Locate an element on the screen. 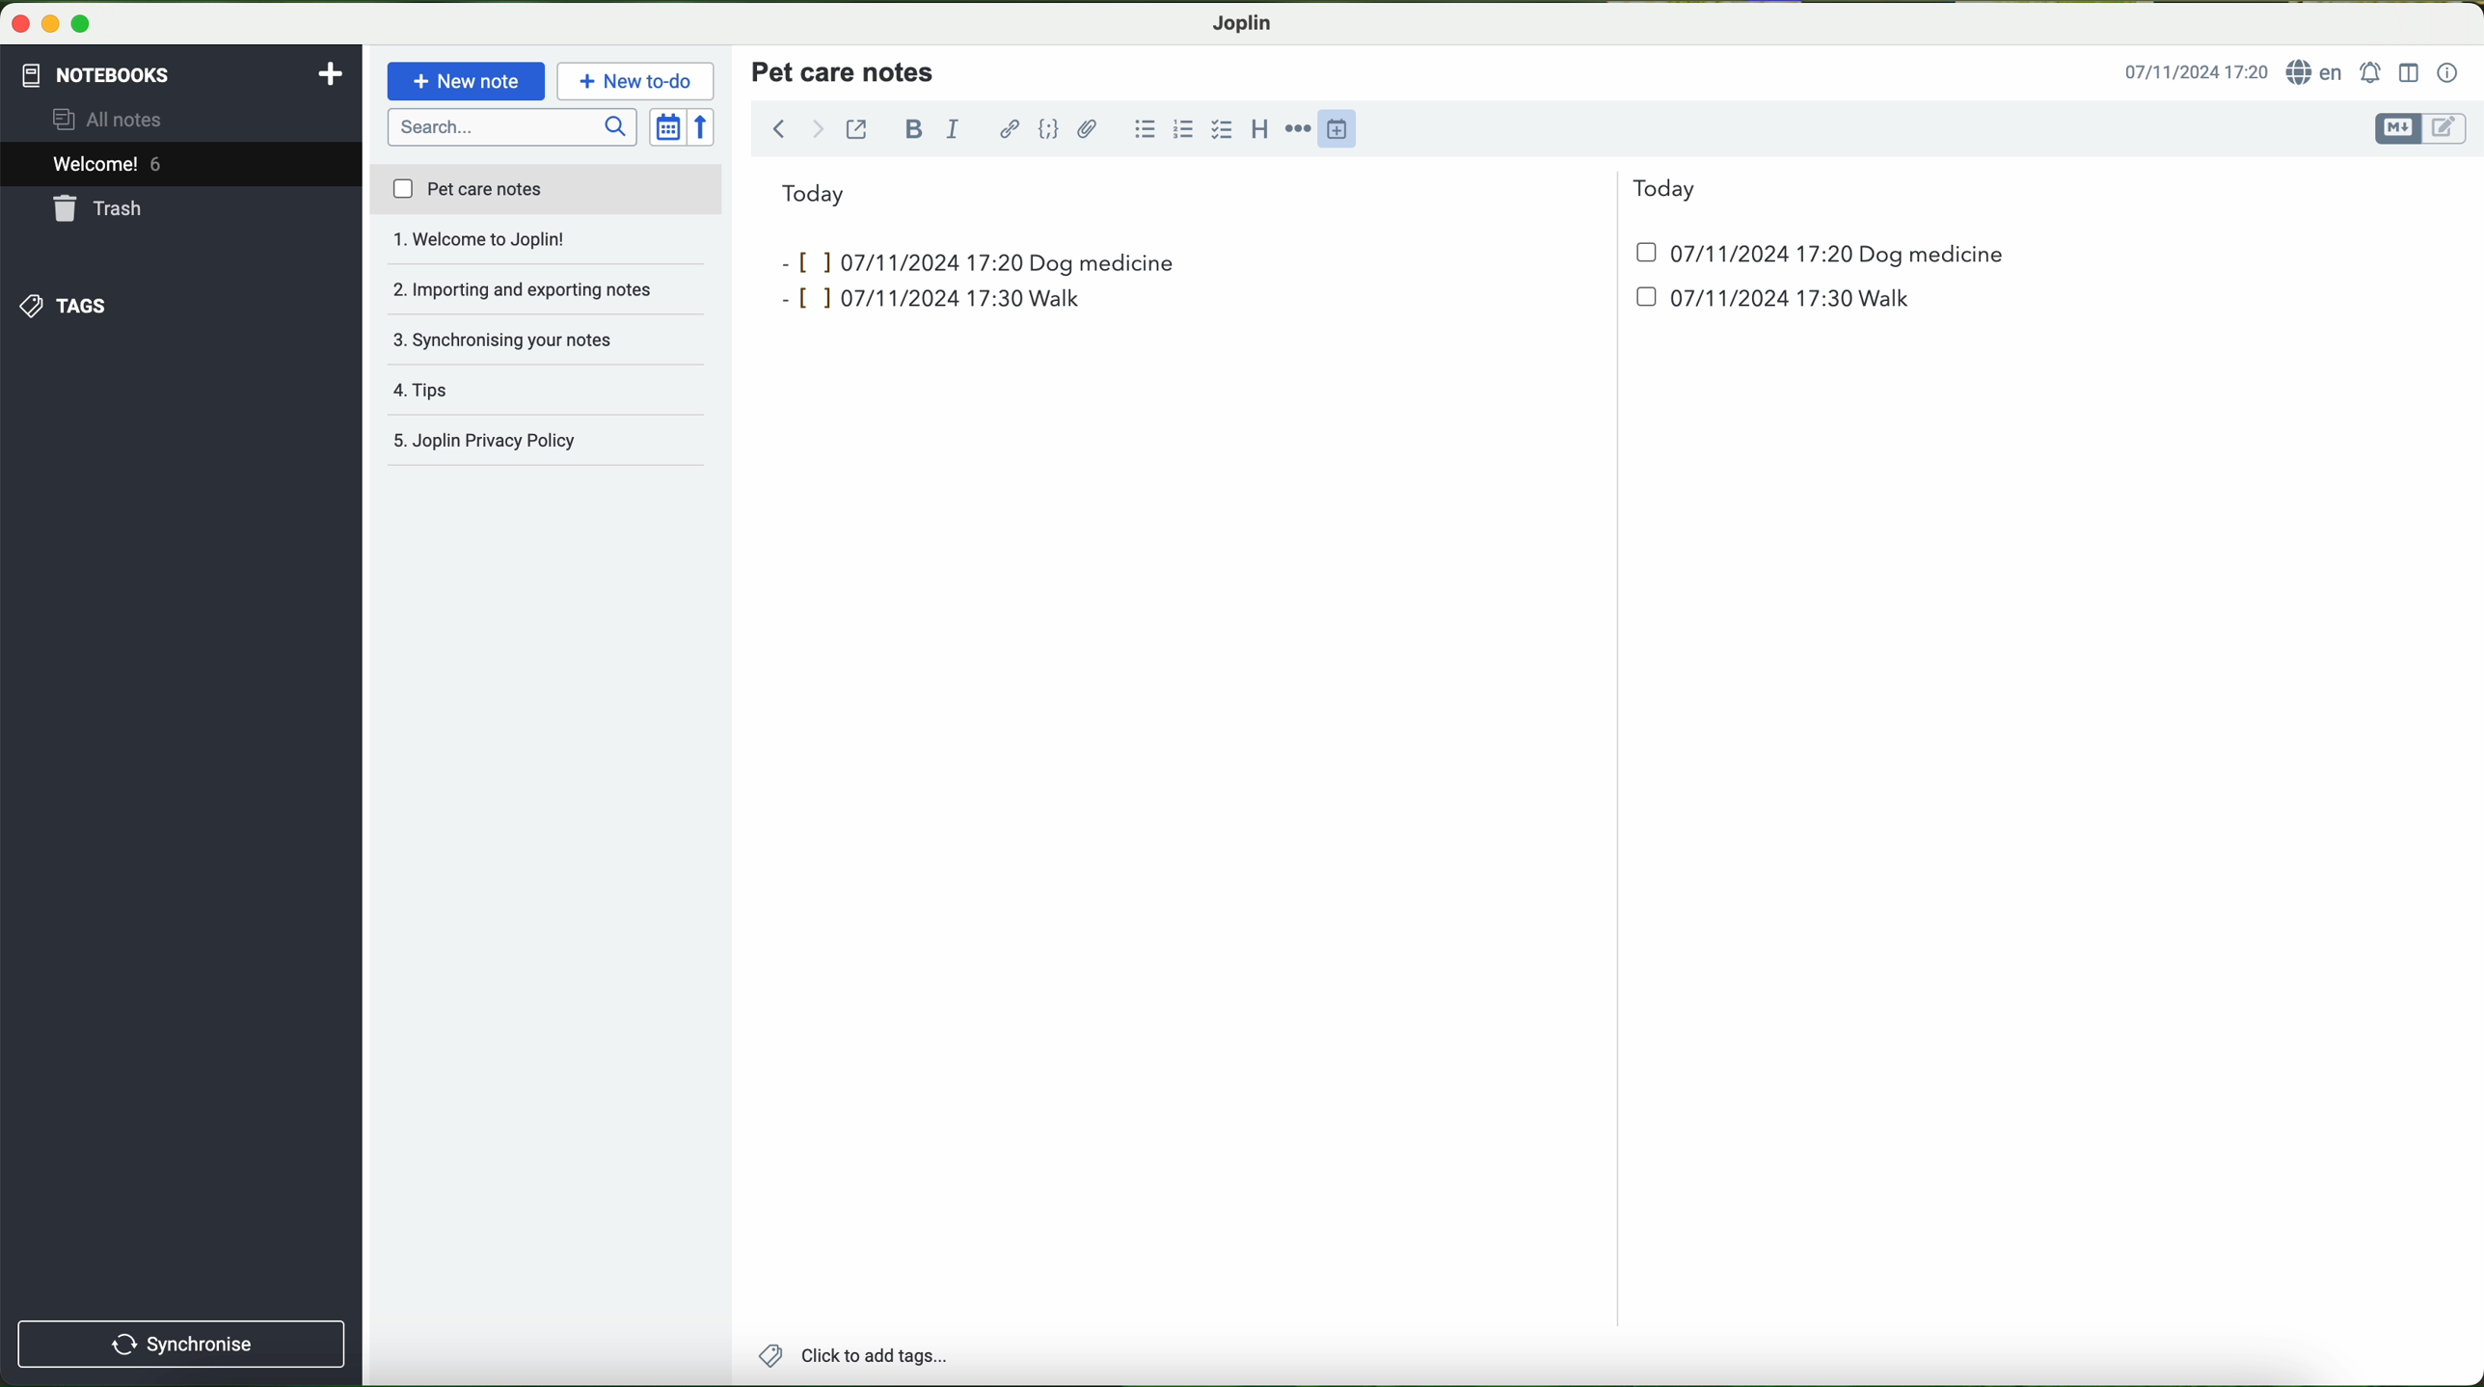 Image resolution: width=2484 pixels, height=1387 pixels. synchronise button is located at coordinates (181, 1344).